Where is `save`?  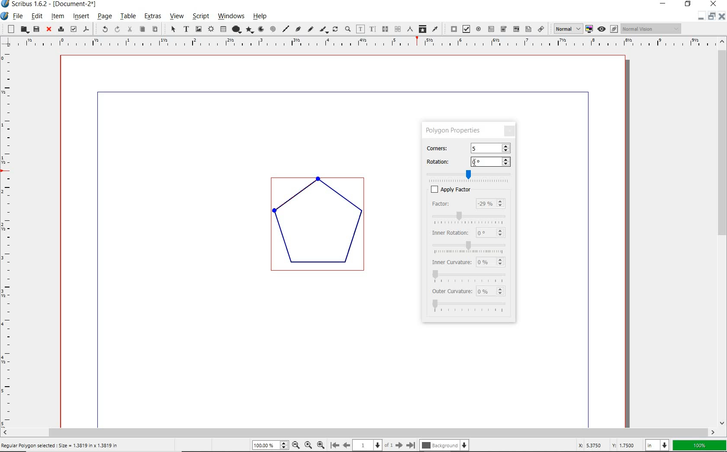
save is located at coordinates (36, 29).